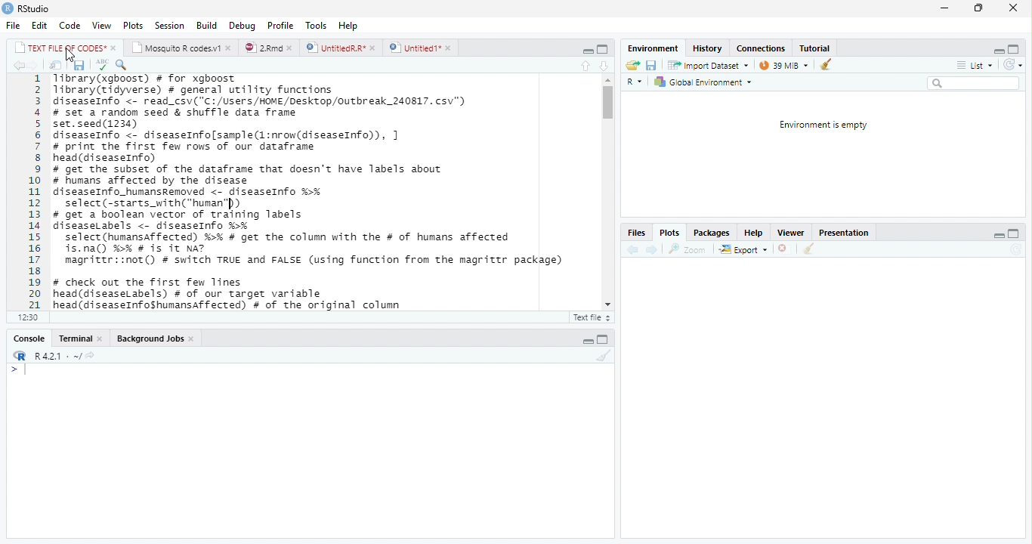 The image size is (1032, 544). What do you see at coordinates (707, 64) in the screenshot?
I see `Import dataset` at bounding box center [707, 64].